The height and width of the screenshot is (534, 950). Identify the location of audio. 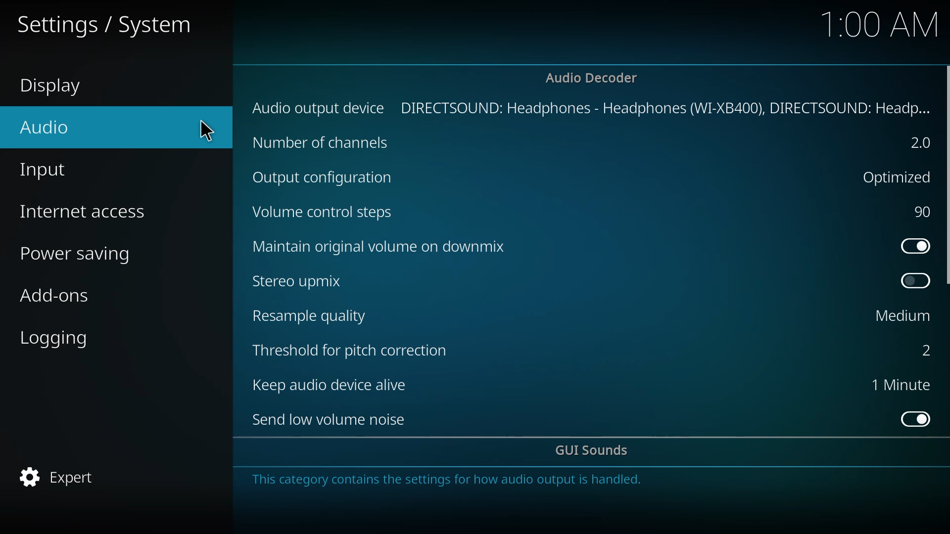
(120, 125).